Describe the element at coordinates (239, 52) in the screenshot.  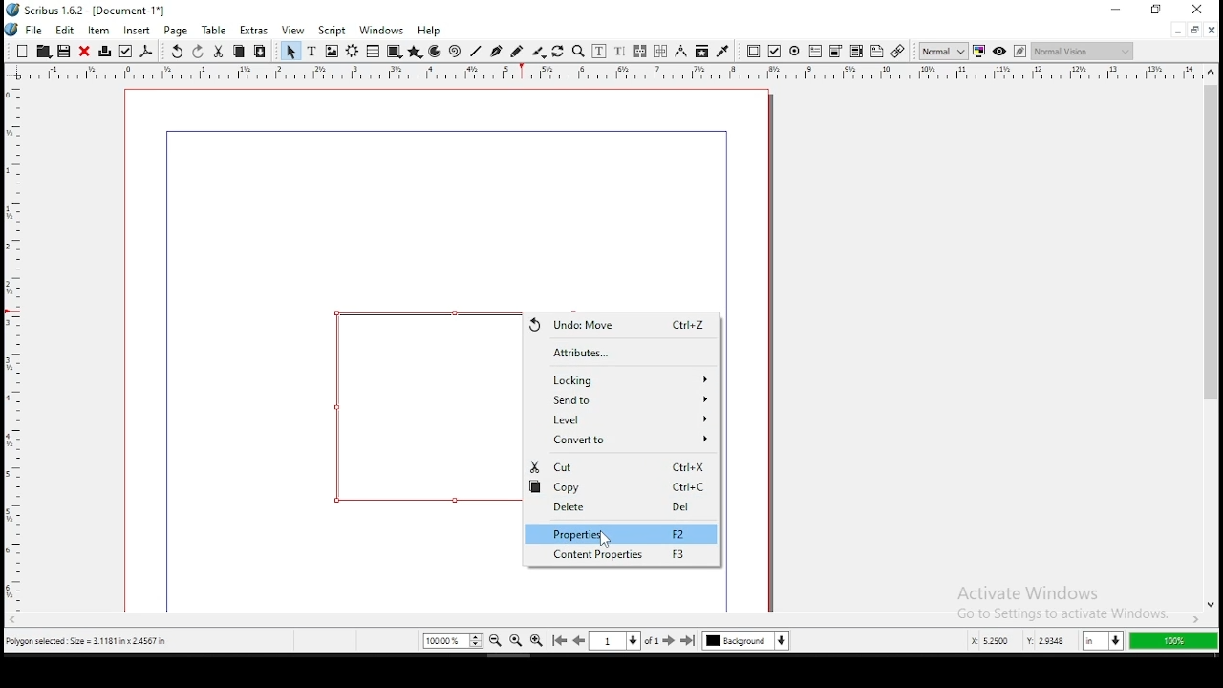
I see `copy` at that location.